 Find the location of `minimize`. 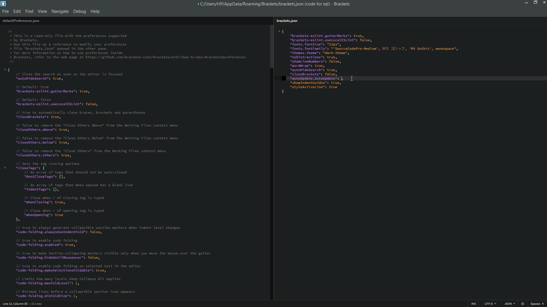

minimize is located at coordinates (526, 3).